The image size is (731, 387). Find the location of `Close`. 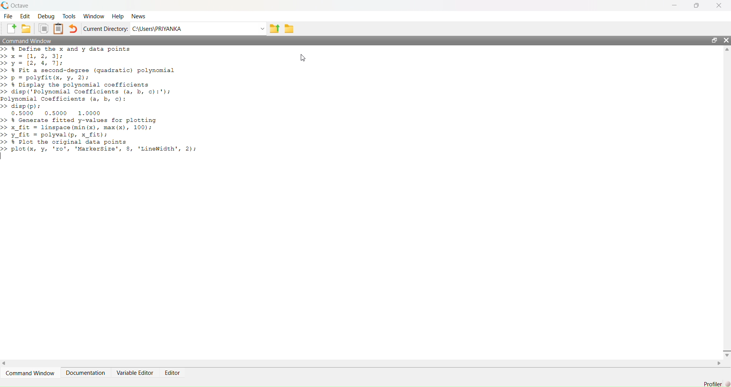

Close is located at coordinates (726, 40).